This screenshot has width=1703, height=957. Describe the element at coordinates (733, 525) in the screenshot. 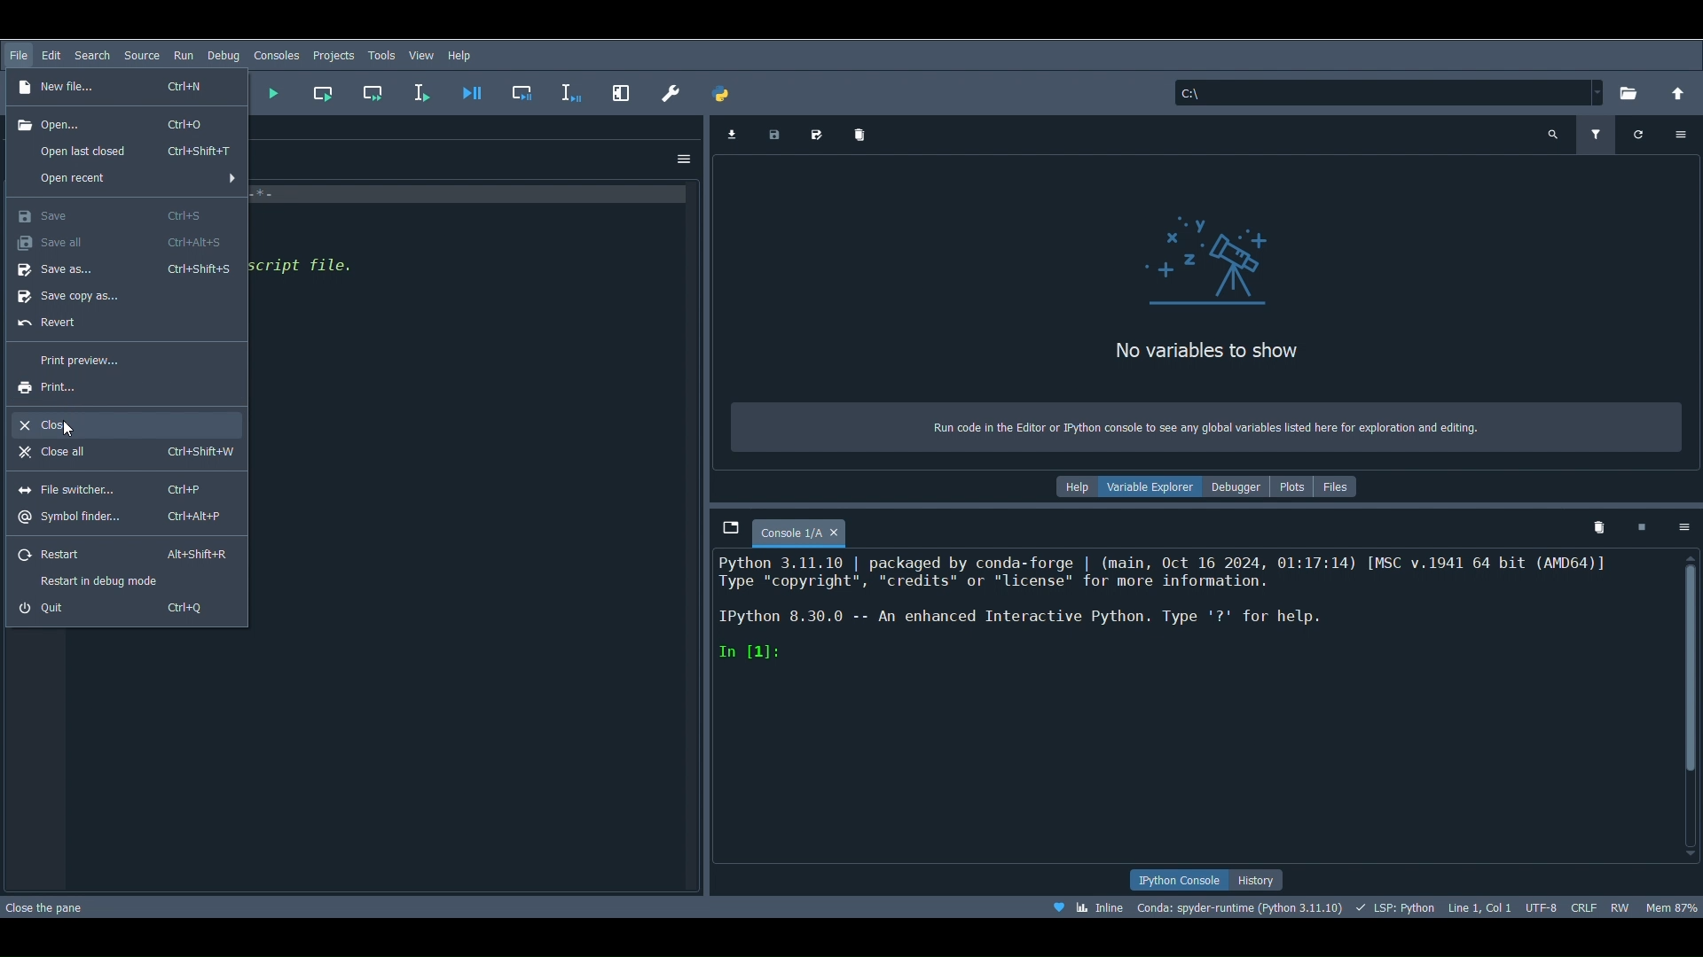

I see `Browse tabs` at that location.